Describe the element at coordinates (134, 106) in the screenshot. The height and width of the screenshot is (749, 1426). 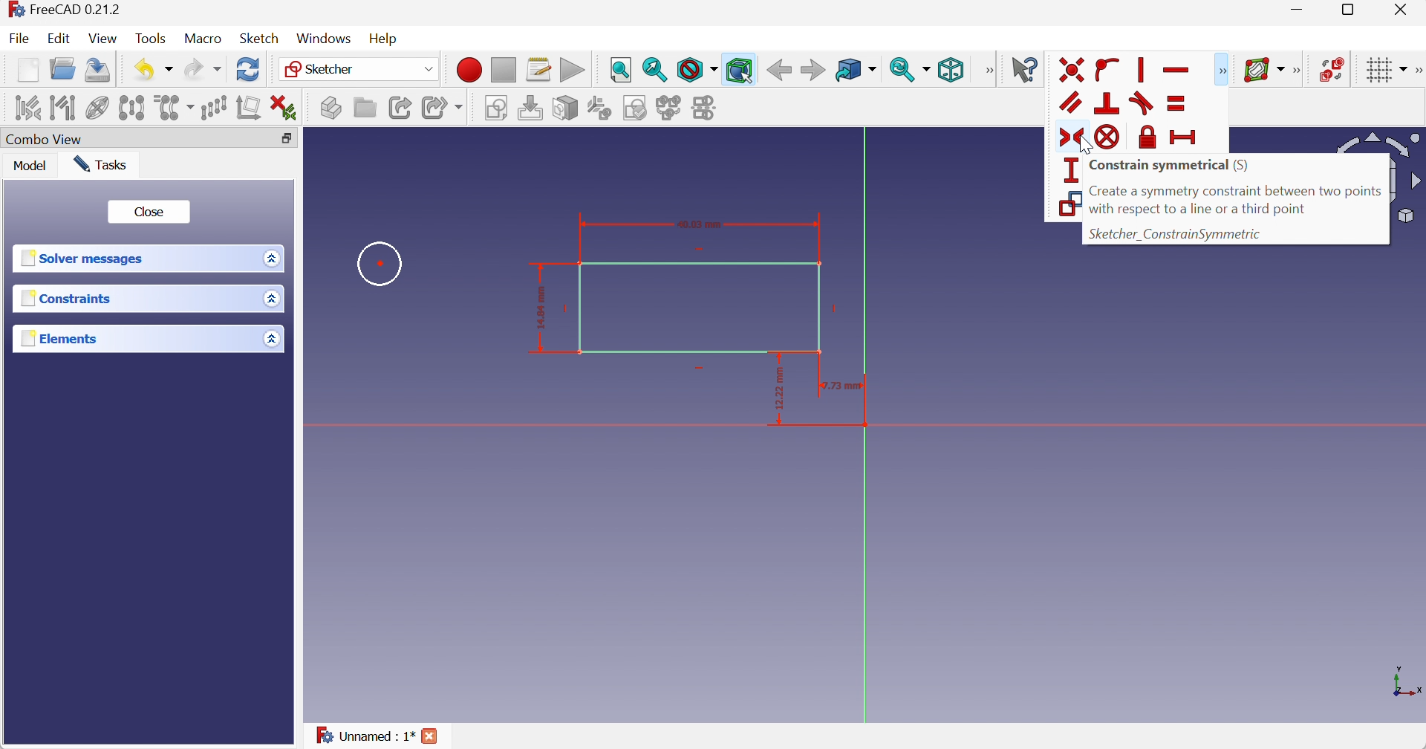
I see `Symmetry` at that location.